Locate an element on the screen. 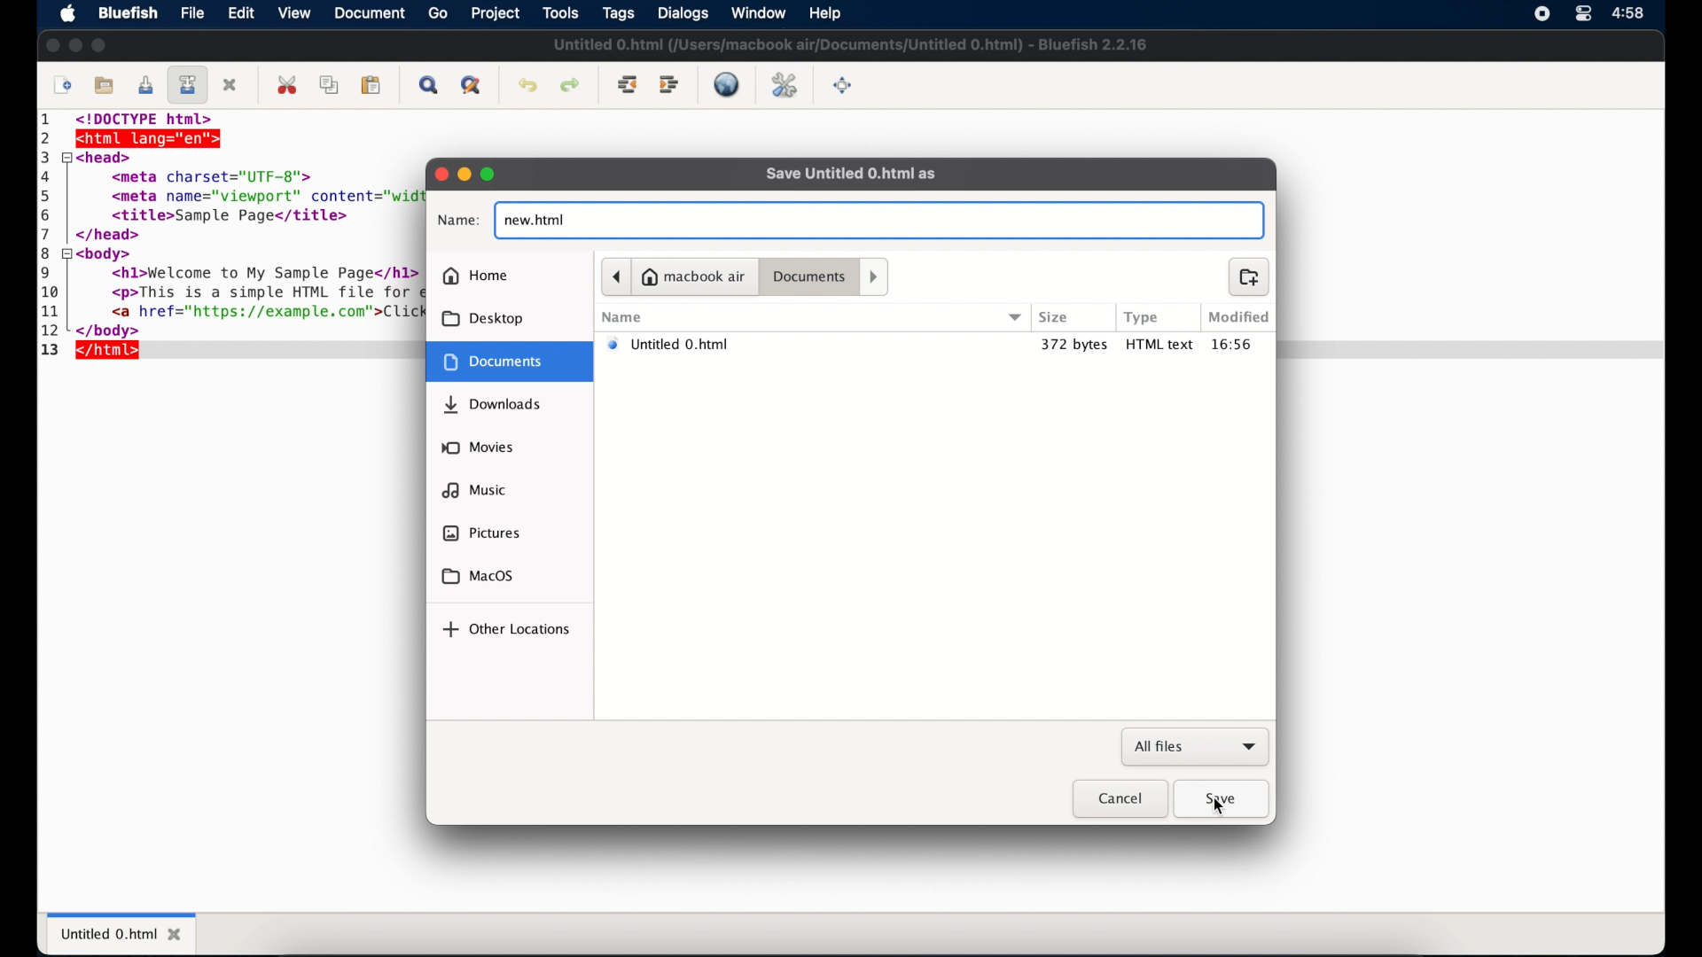  paste is located at coordinates (371, 85).